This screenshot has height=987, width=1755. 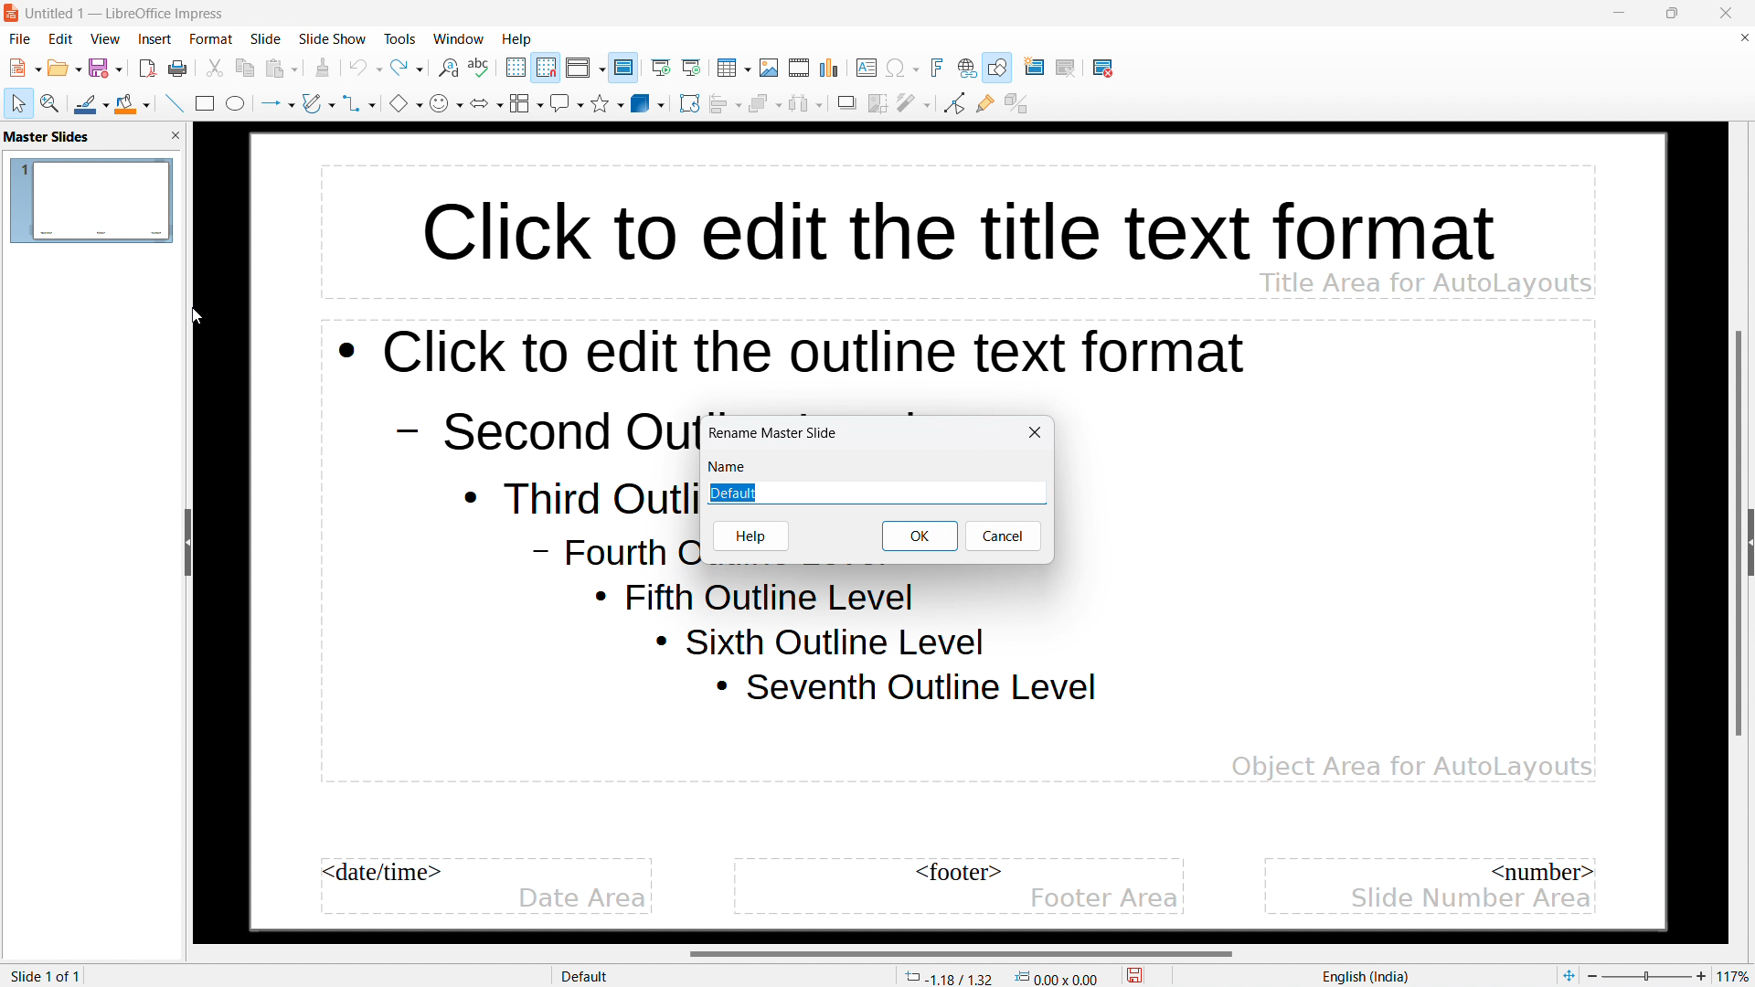 What do you see at coordinates (449, 69) in the screenshot?
I see `find and replace` at bounding box center [449, 69].